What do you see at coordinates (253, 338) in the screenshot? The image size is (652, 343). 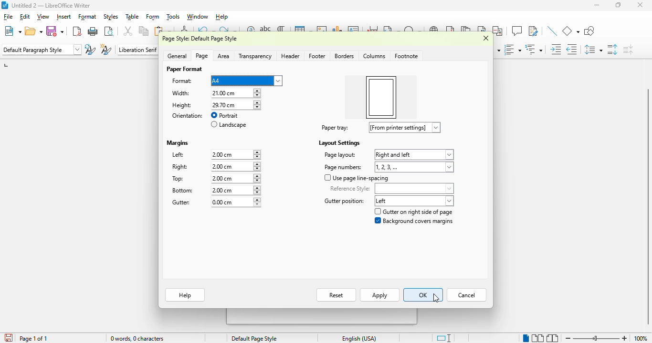 I see `page style` at bounding box center [253, 338].